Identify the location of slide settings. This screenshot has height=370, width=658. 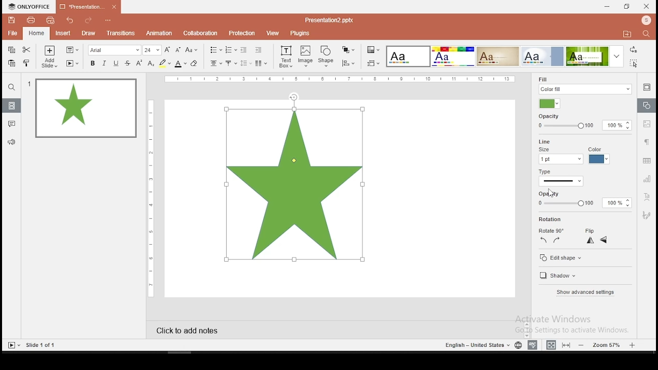
(646, 87).